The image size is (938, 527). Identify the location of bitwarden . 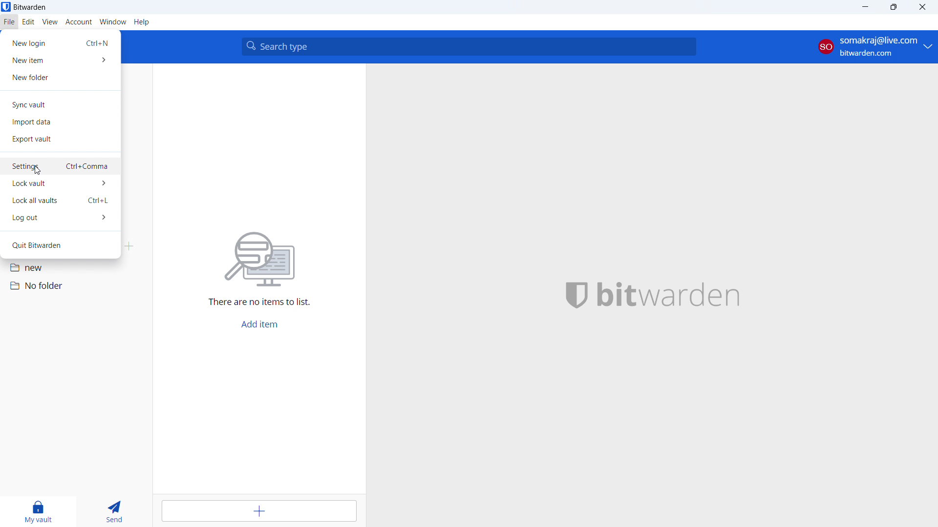
(682, 296).